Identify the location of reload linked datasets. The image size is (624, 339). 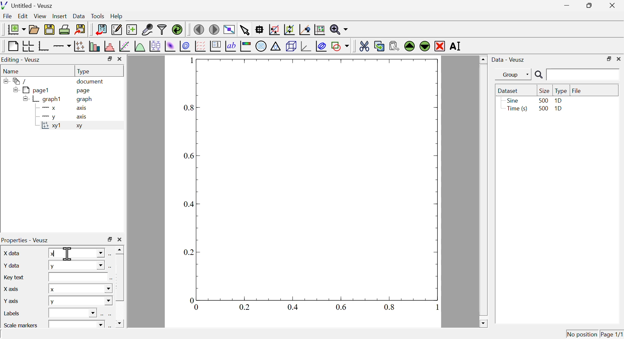
(177, 29).